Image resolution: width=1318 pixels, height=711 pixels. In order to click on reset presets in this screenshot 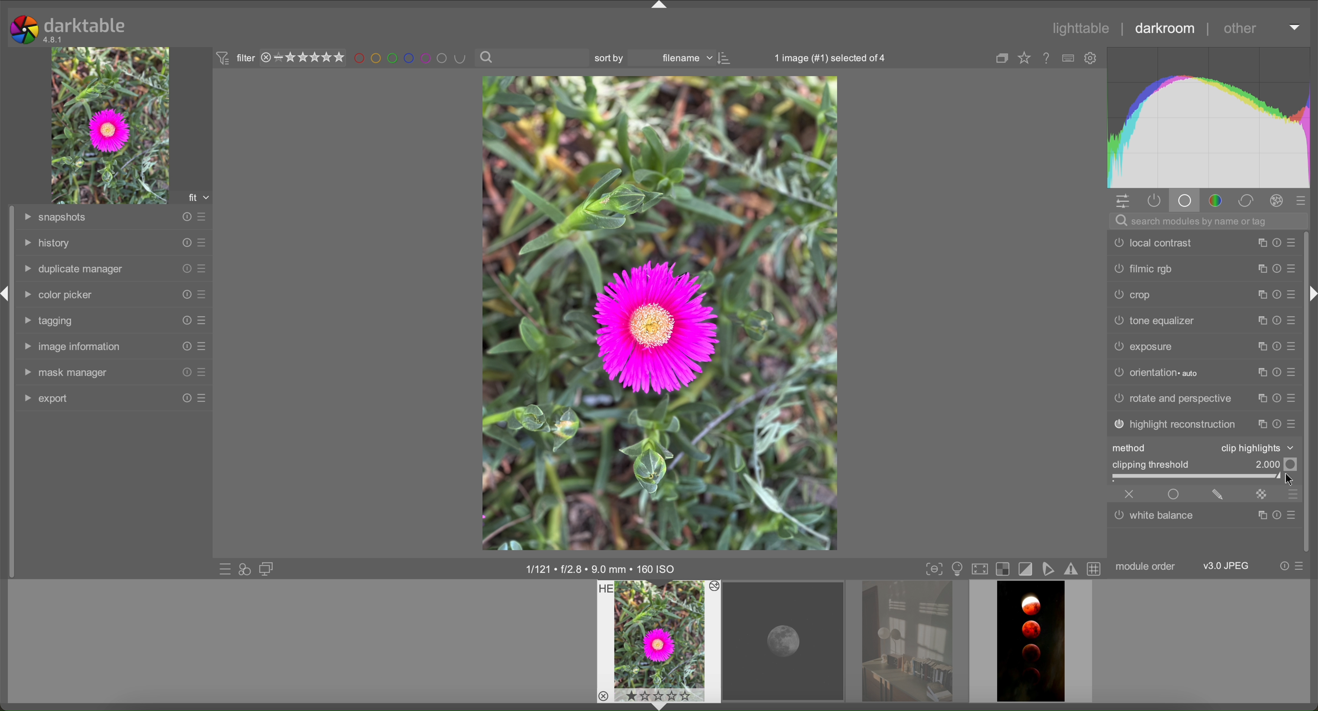, I will do `click(1275, 270)`.